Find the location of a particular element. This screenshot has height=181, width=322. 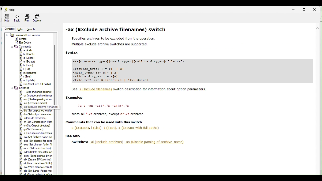

Search gur is located at coordinates (31, 29).